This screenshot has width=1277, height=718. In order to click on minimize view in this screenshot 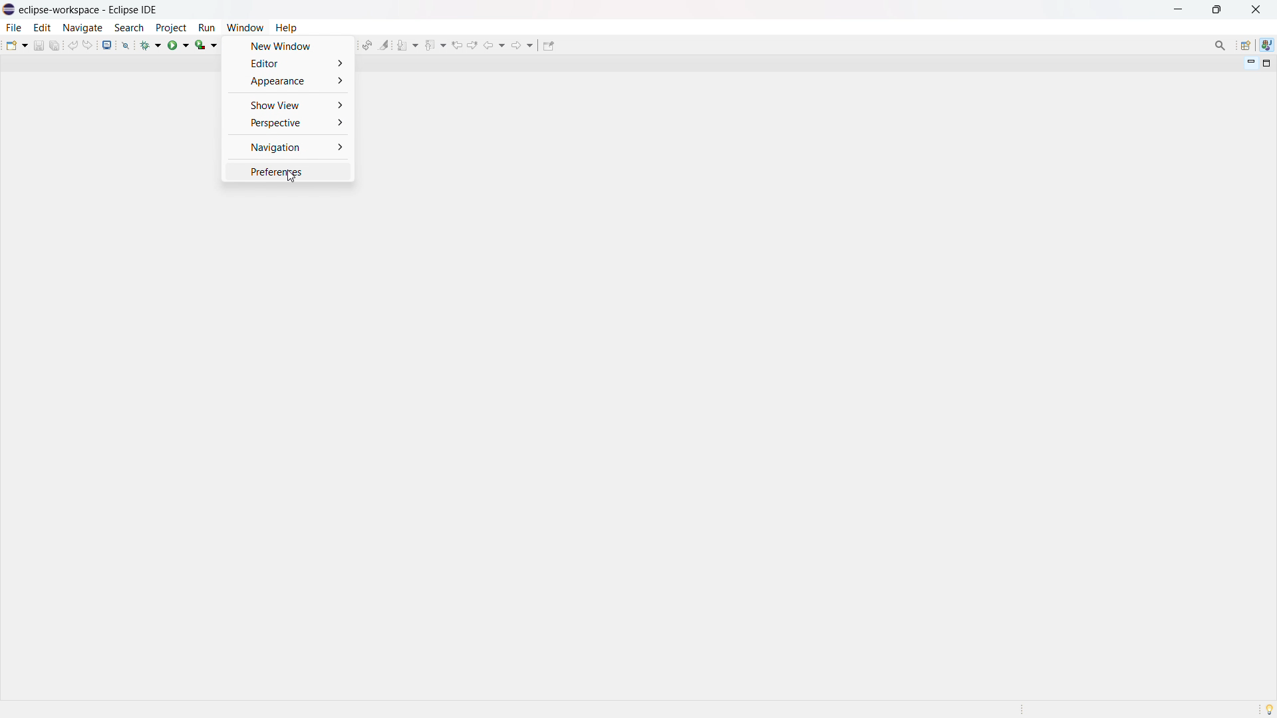, I will do `click(1249, 62)`.